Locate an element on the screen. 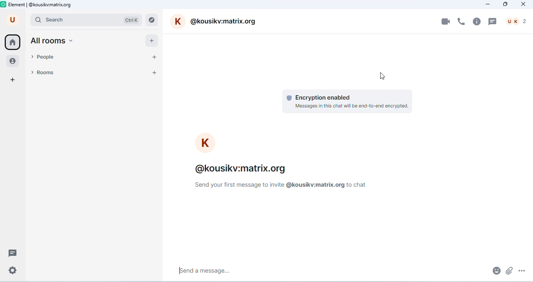  attachment is located at coordinates (509, 270).